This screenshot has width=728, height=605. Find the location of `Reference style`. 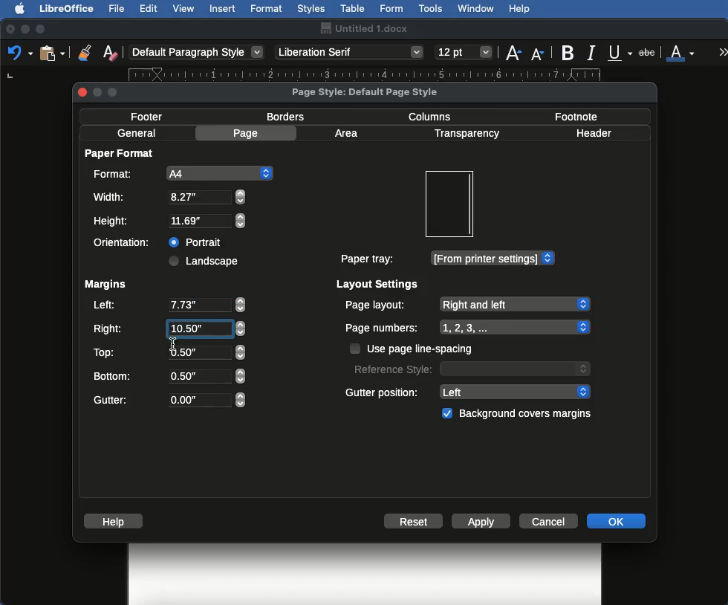

Reference style is located at coordinates (470, 368).